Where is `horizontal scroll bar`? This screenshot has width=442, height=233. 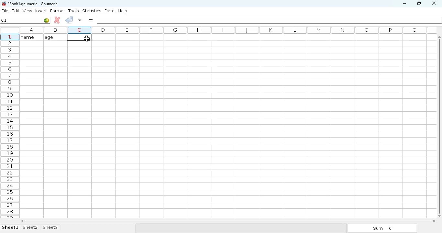
horizontal scroll bar is located at coordinates (228, 221).